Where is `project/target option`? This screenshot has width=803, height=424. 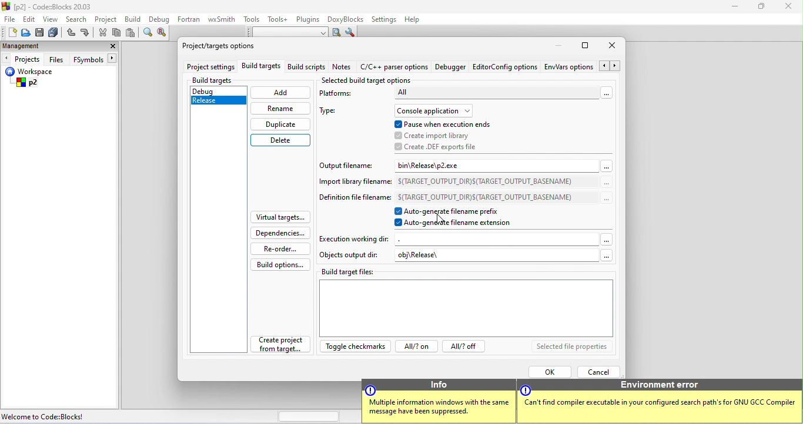
project/target option is located at coordinates (226, 48).